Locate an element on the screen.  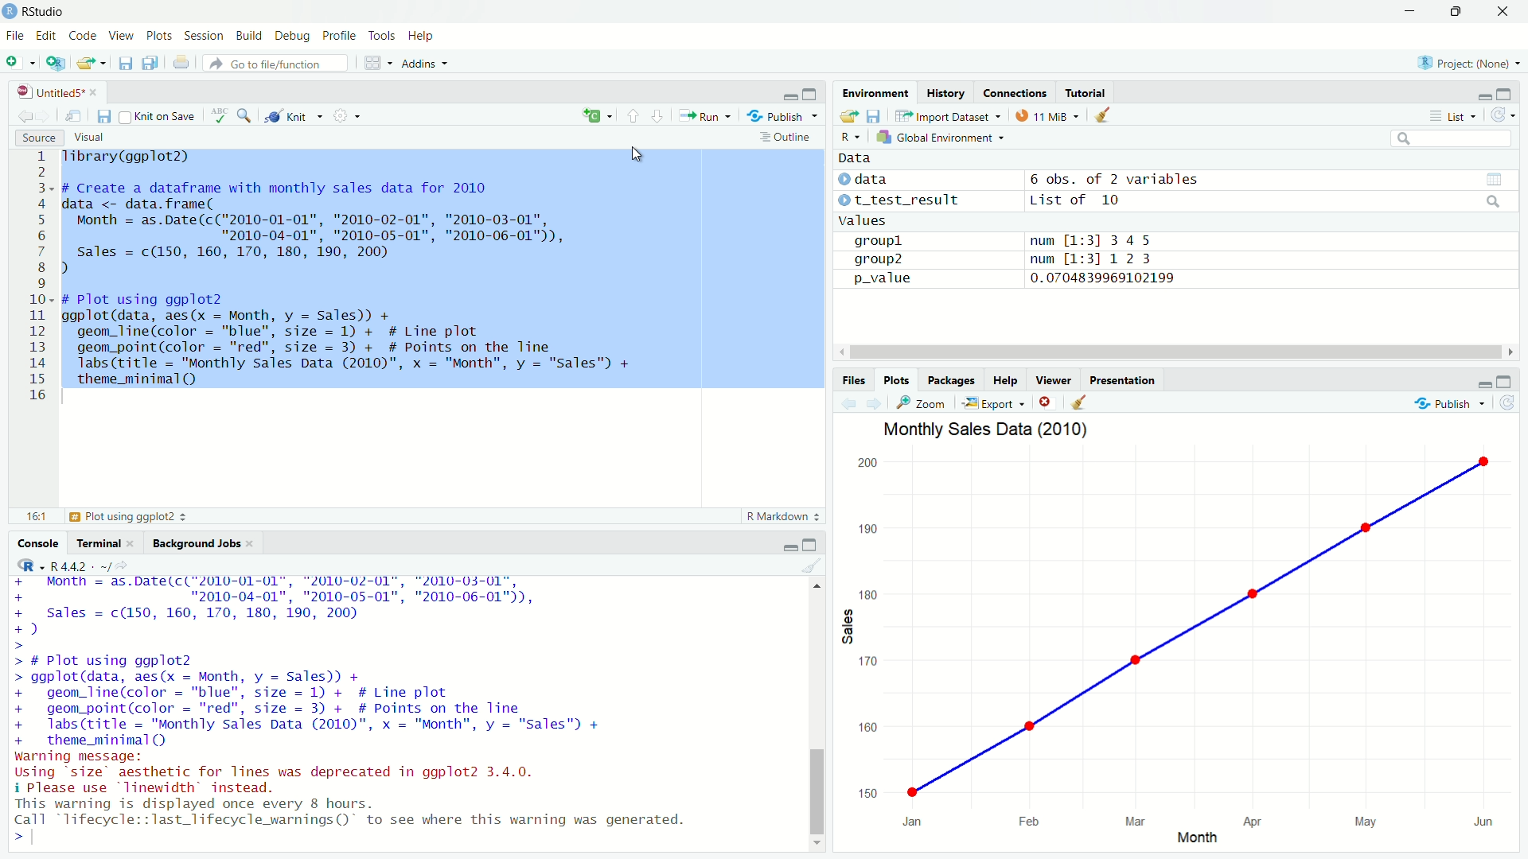
Help is located at coordinates (427, 36).